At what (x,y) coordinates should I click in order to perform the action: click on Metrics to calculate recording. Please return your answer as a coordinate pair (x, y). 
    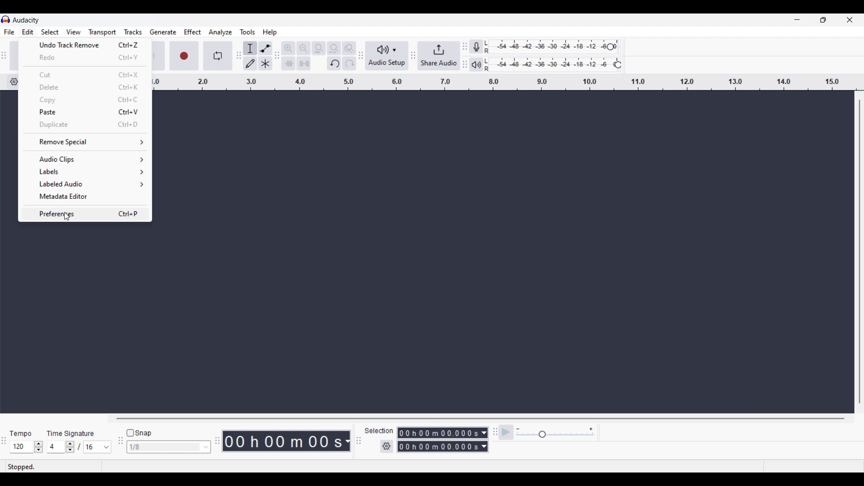
    Looking at the image, I should click on (347, 441).